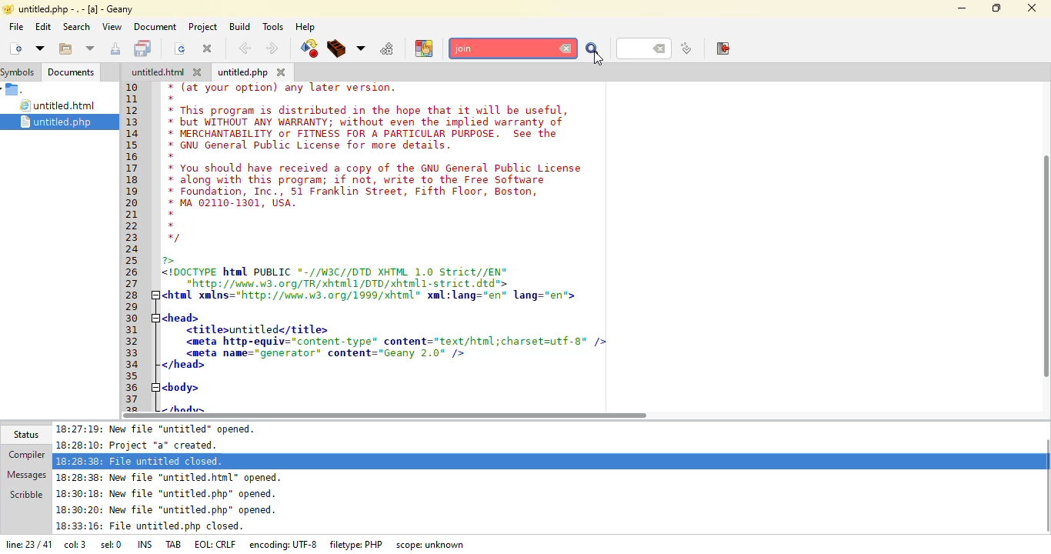  Describe the element at coordinates (60, 106) in the screenshot. I see `untitled.html` at that location.